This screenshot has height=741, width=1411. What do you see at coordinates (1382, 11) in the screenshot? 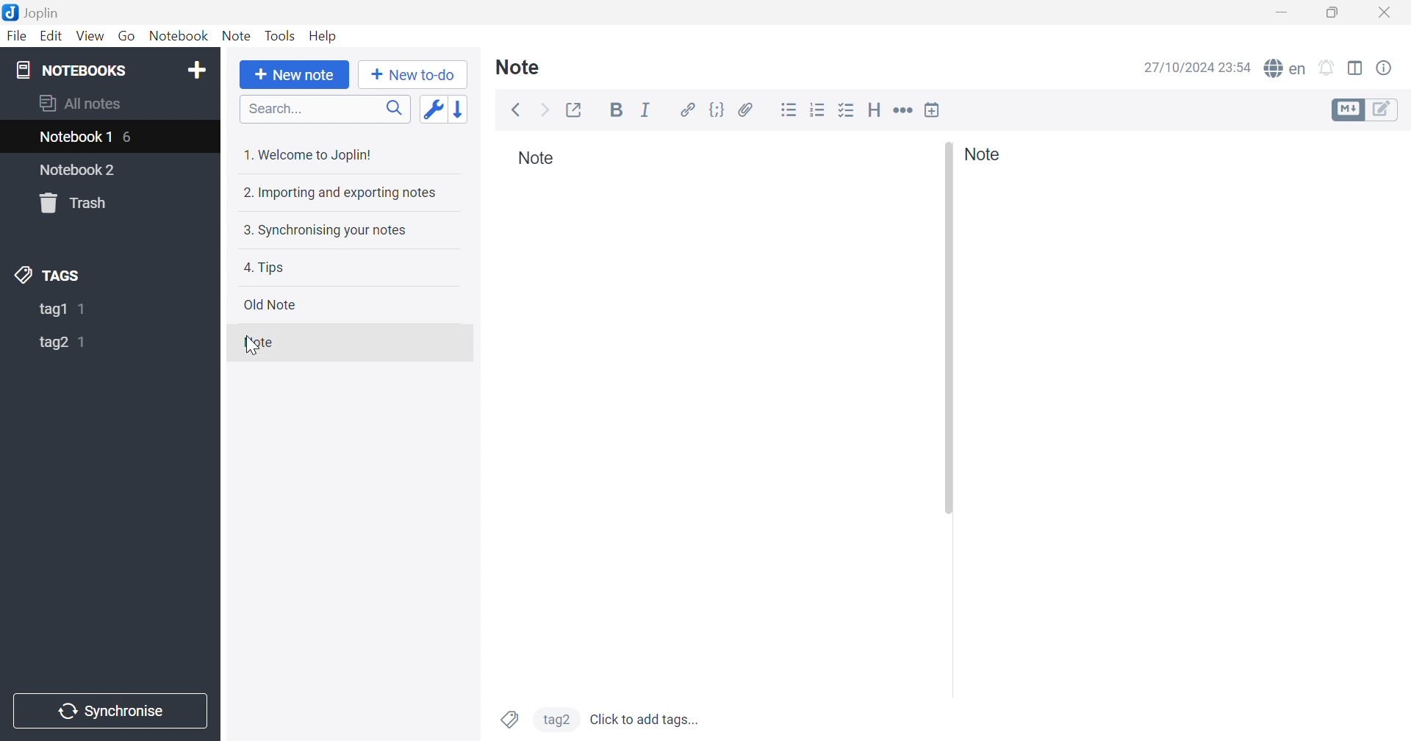
I see `Close` at bounding box center [1382, 11].